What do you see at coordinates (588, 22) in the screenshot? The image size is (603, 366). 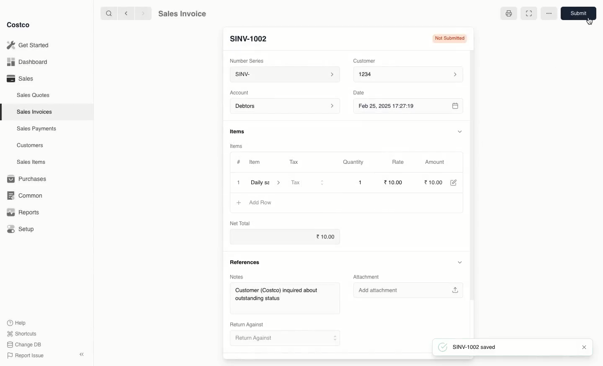 I see `cursor - typing` at bounding box center [588, 22].